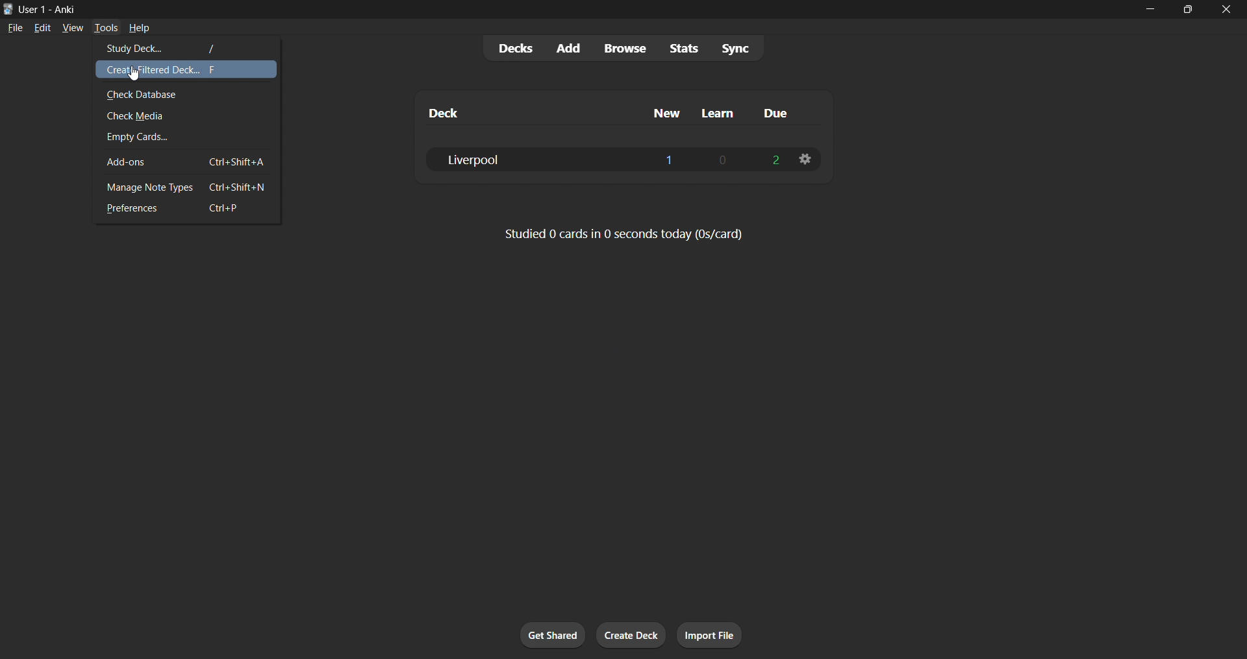  What do you see at coordinates (623, 48) in the screenshot?
I see `browse` at bounding box center [623, 48].